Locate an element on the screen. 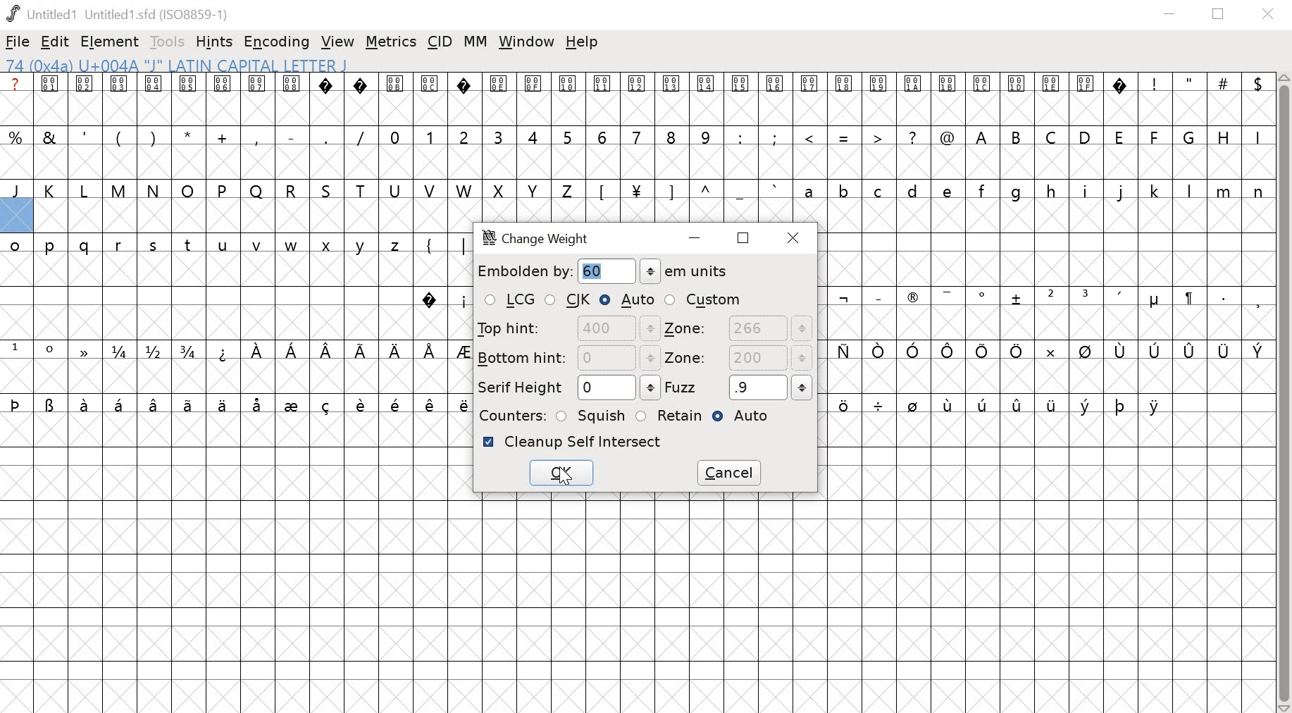 This screenshot has width=1292, height=713. symbols is located at coordinates (442, 299).